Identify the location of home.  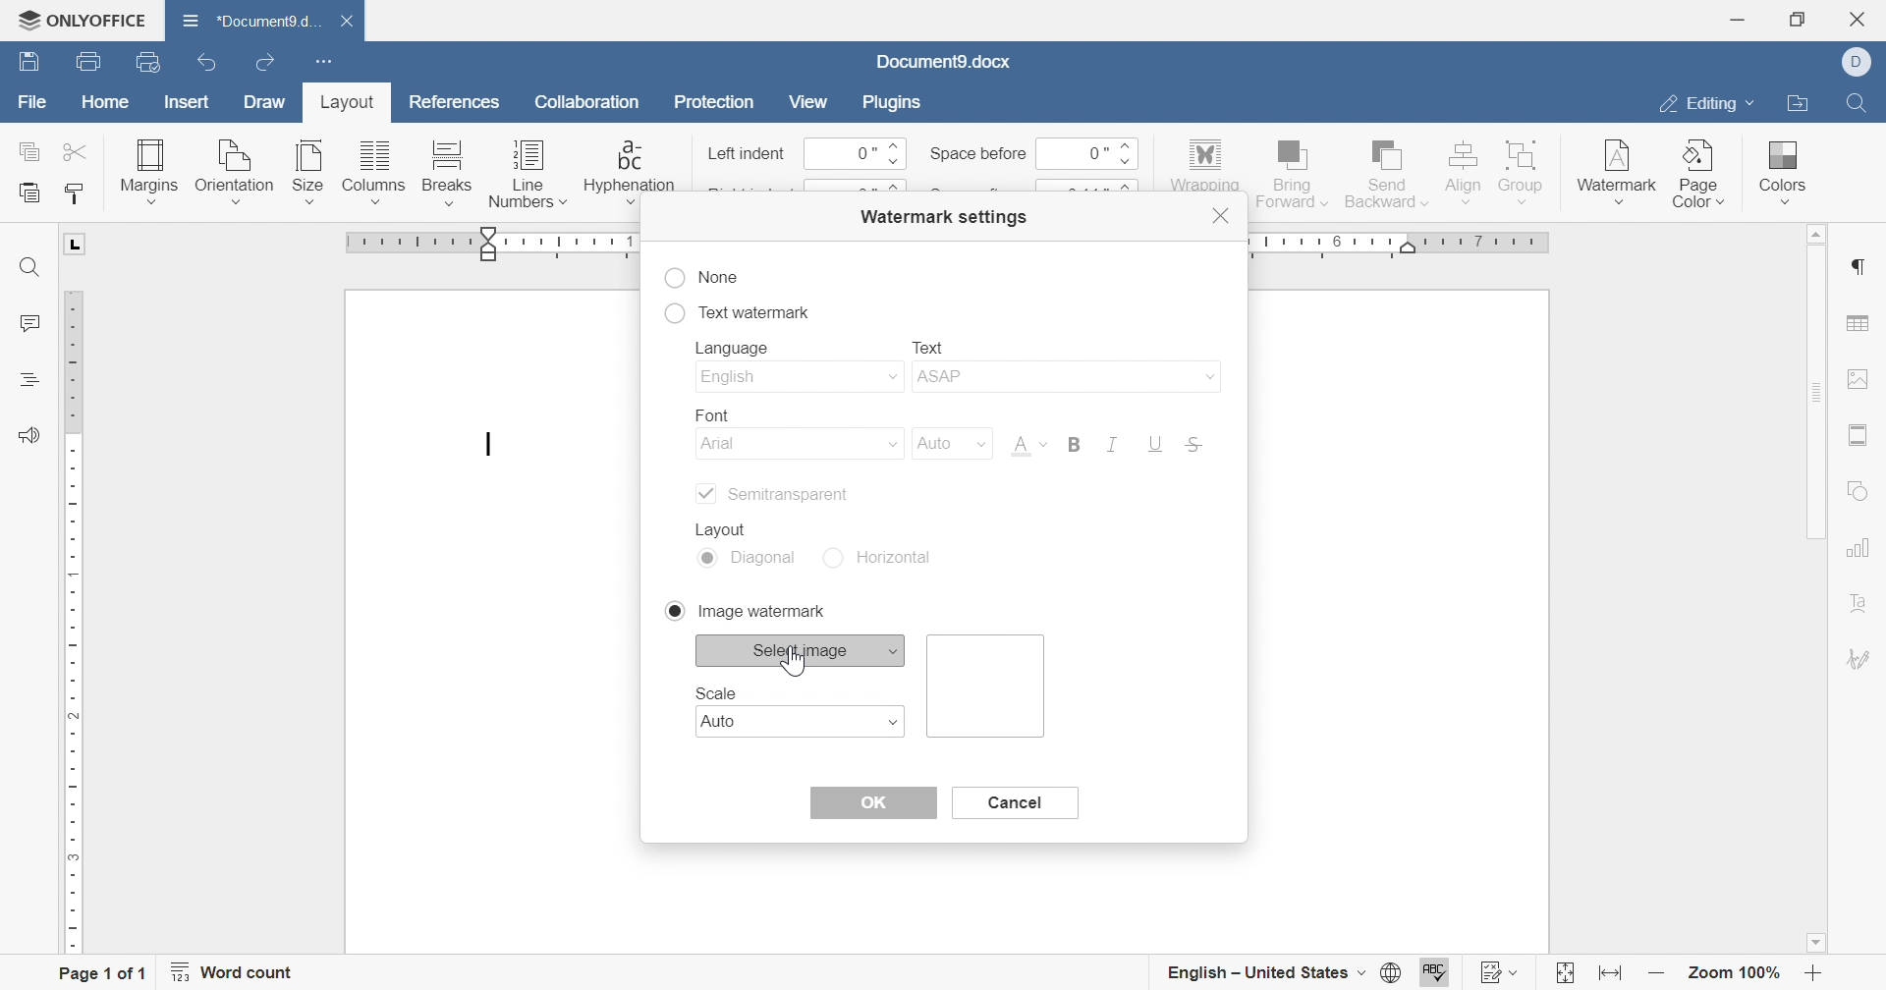
(106, 105).